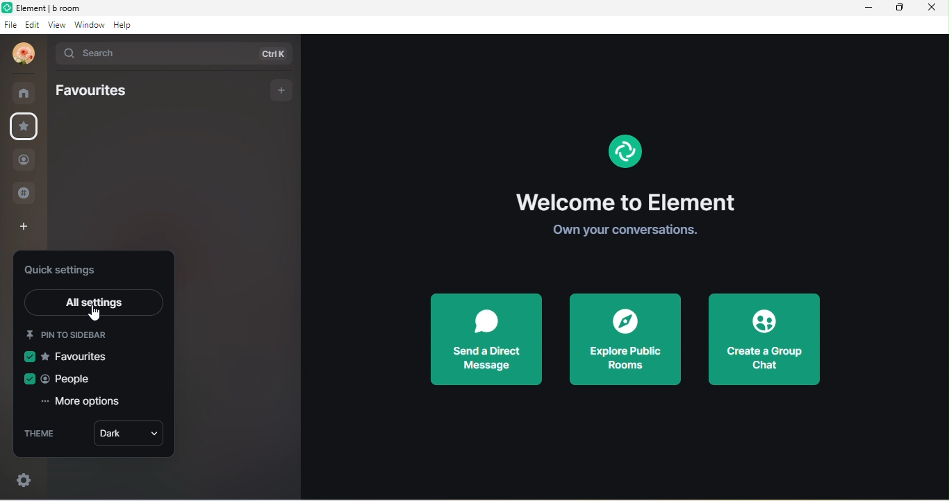 The image size is (949, 501). What do you see at coordinates (10, 25) in the screenshot?
I see `file` at bounding box center [10, 25].